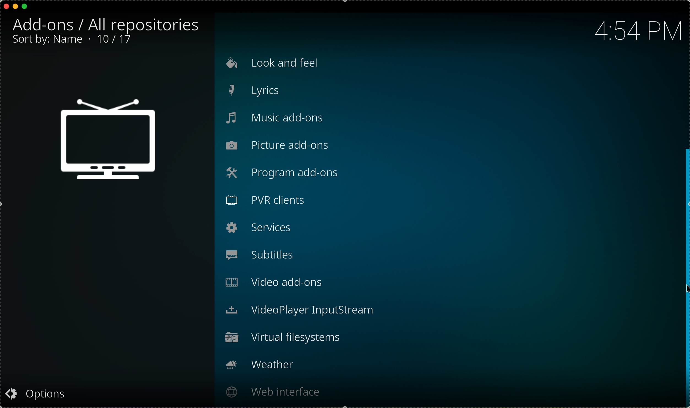 This screenshot has width=690, height=408. Describe the element at coordinates (116, 42) in the screenshot. I see `10/17` at that location.